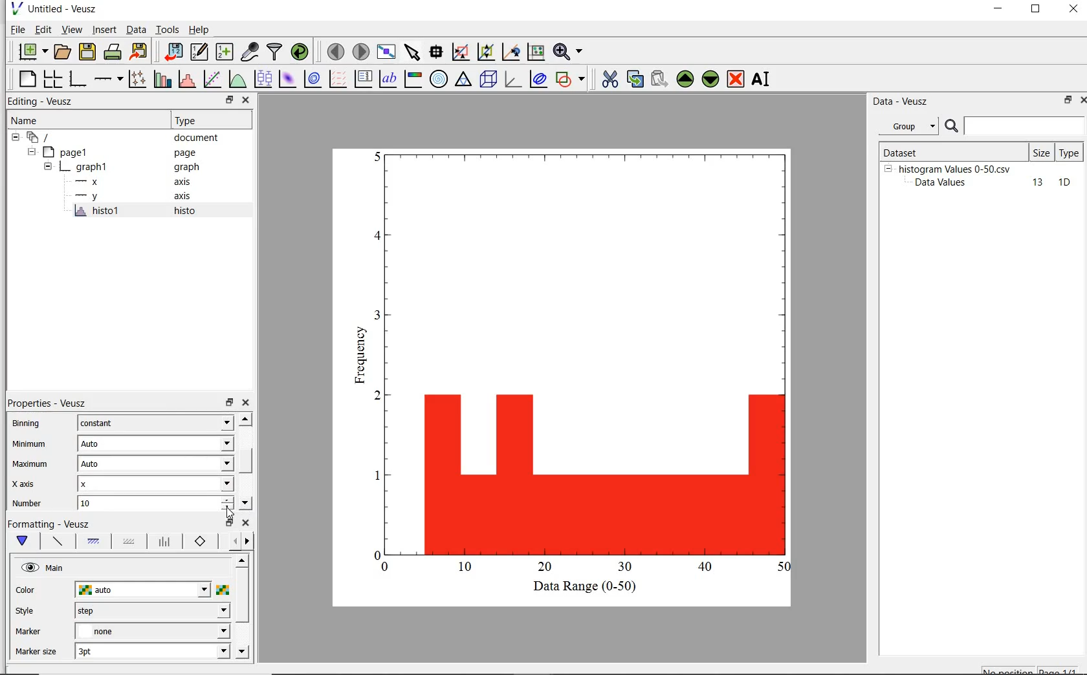 This screenshot has width=1087, height=675. I want to click on histogram of a dataset, so click(186, 80).